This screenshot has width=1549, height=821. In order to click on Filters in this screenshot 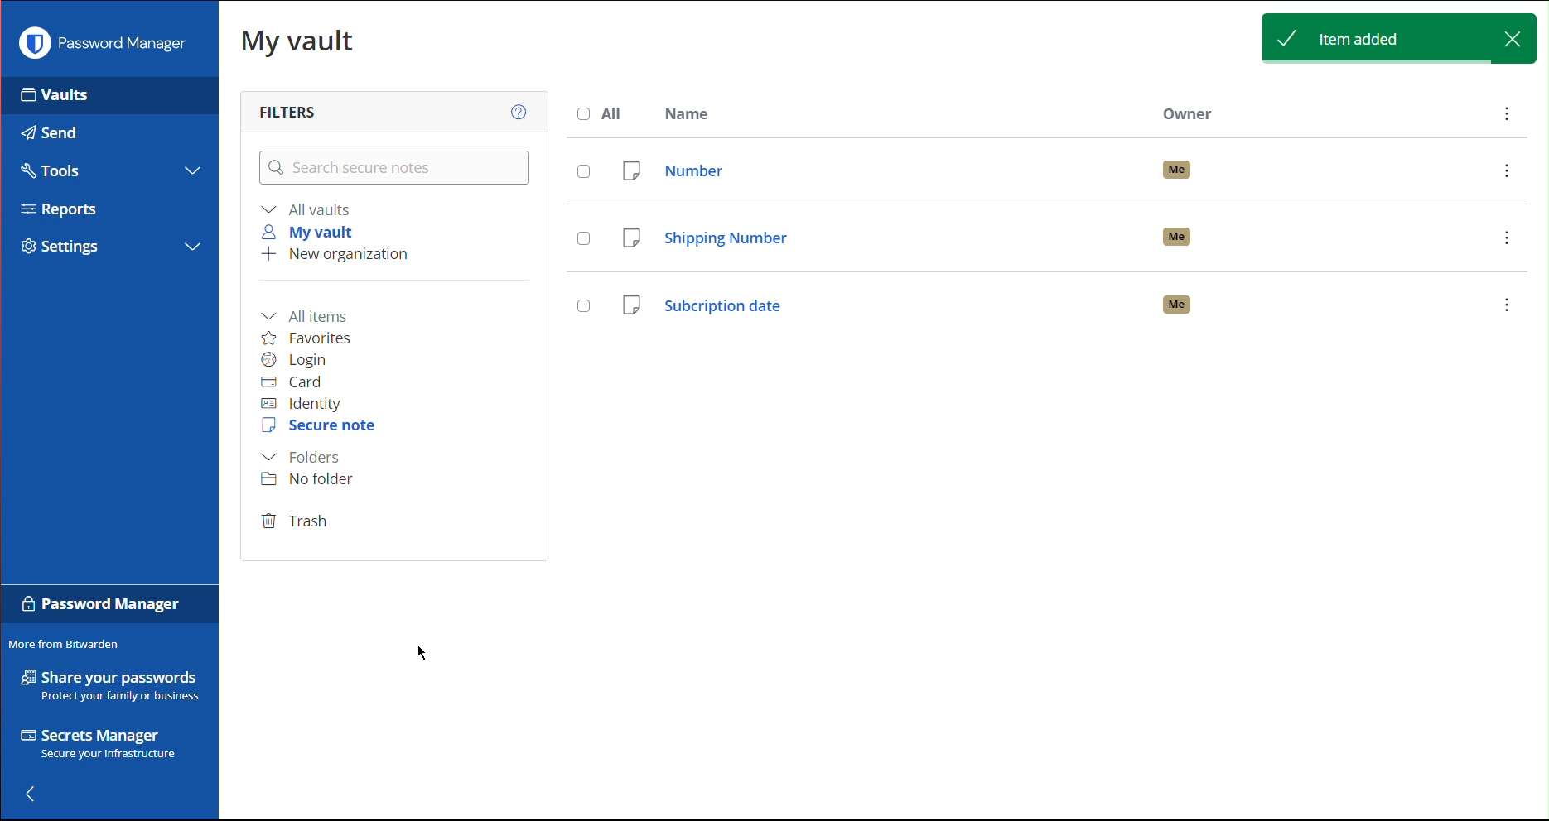, I will do `click(285, 110)`.